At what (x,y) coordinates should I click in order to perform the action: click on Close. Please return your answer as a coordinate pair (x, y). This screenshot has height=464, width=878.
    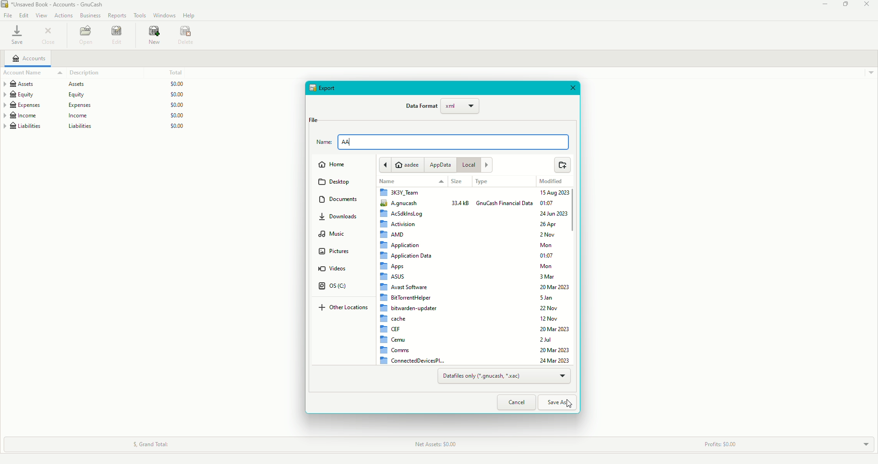
    Looking at the image, I should click on (868, 5).